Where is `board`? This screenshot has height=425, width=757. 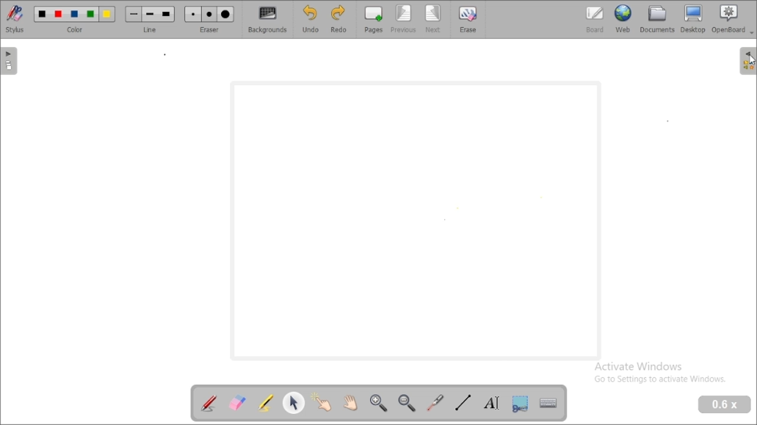
board is located at coordinates (595, 19).